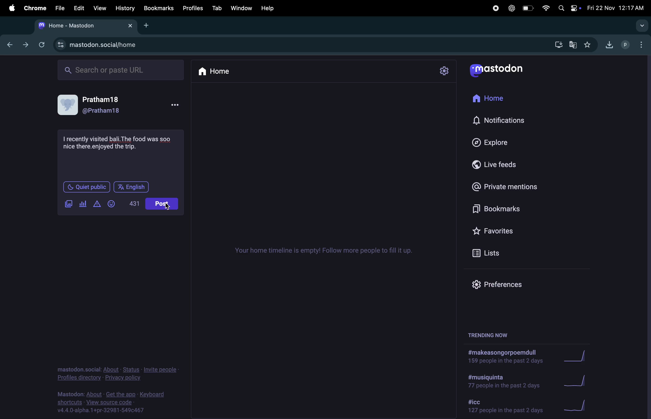  Describe the element at coordinates (511, 8) in the screenshot. I see `chatgpt` at that location.